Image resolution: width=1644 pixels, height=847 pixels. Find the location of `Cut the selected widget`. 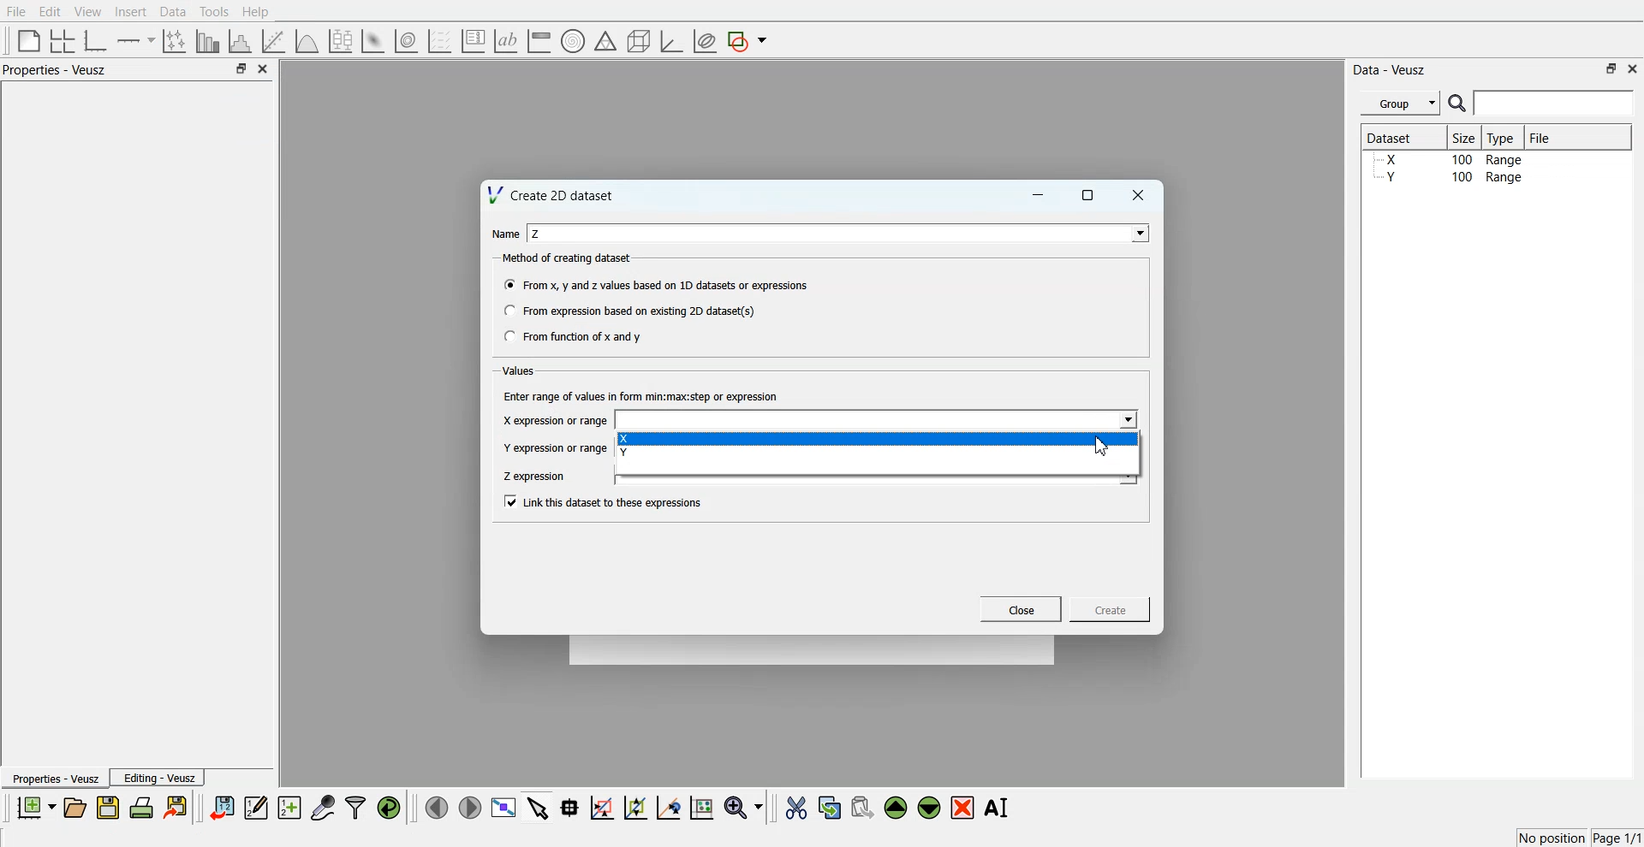

Cut the selected widget is located at coordinates (796, 808).